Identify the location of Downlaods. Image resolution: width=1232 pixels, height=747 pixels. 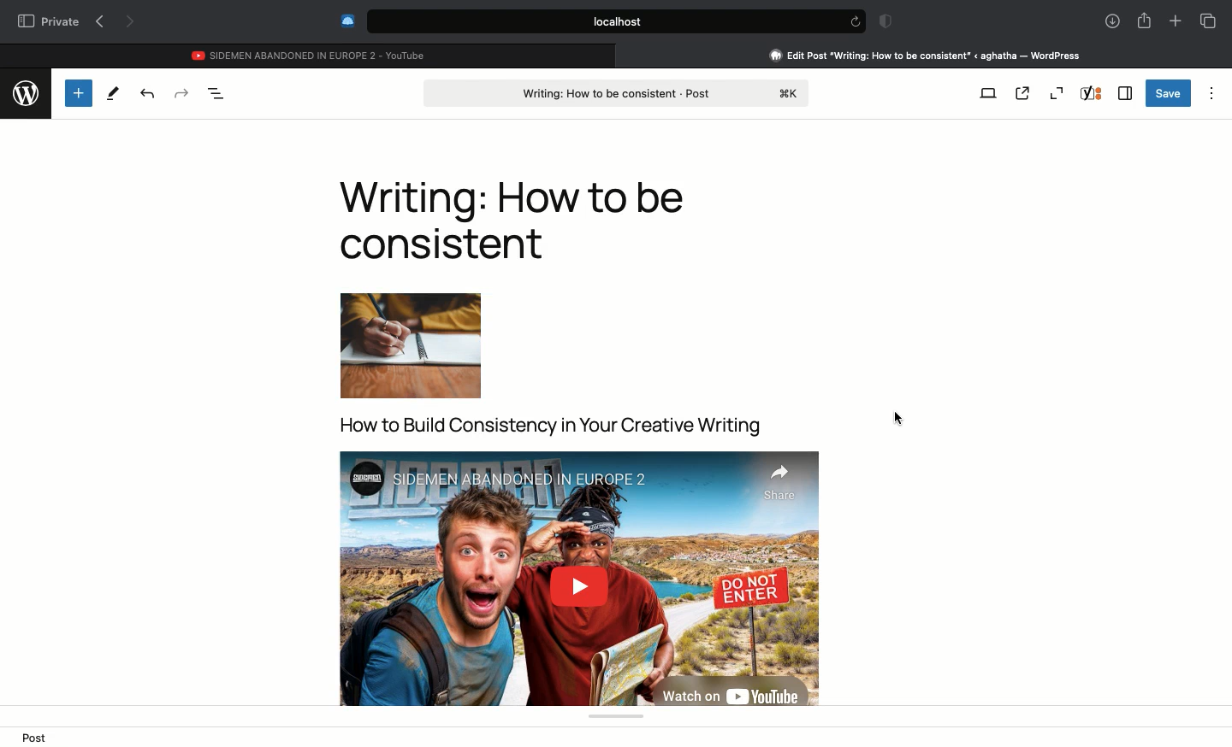
(1110, 22).